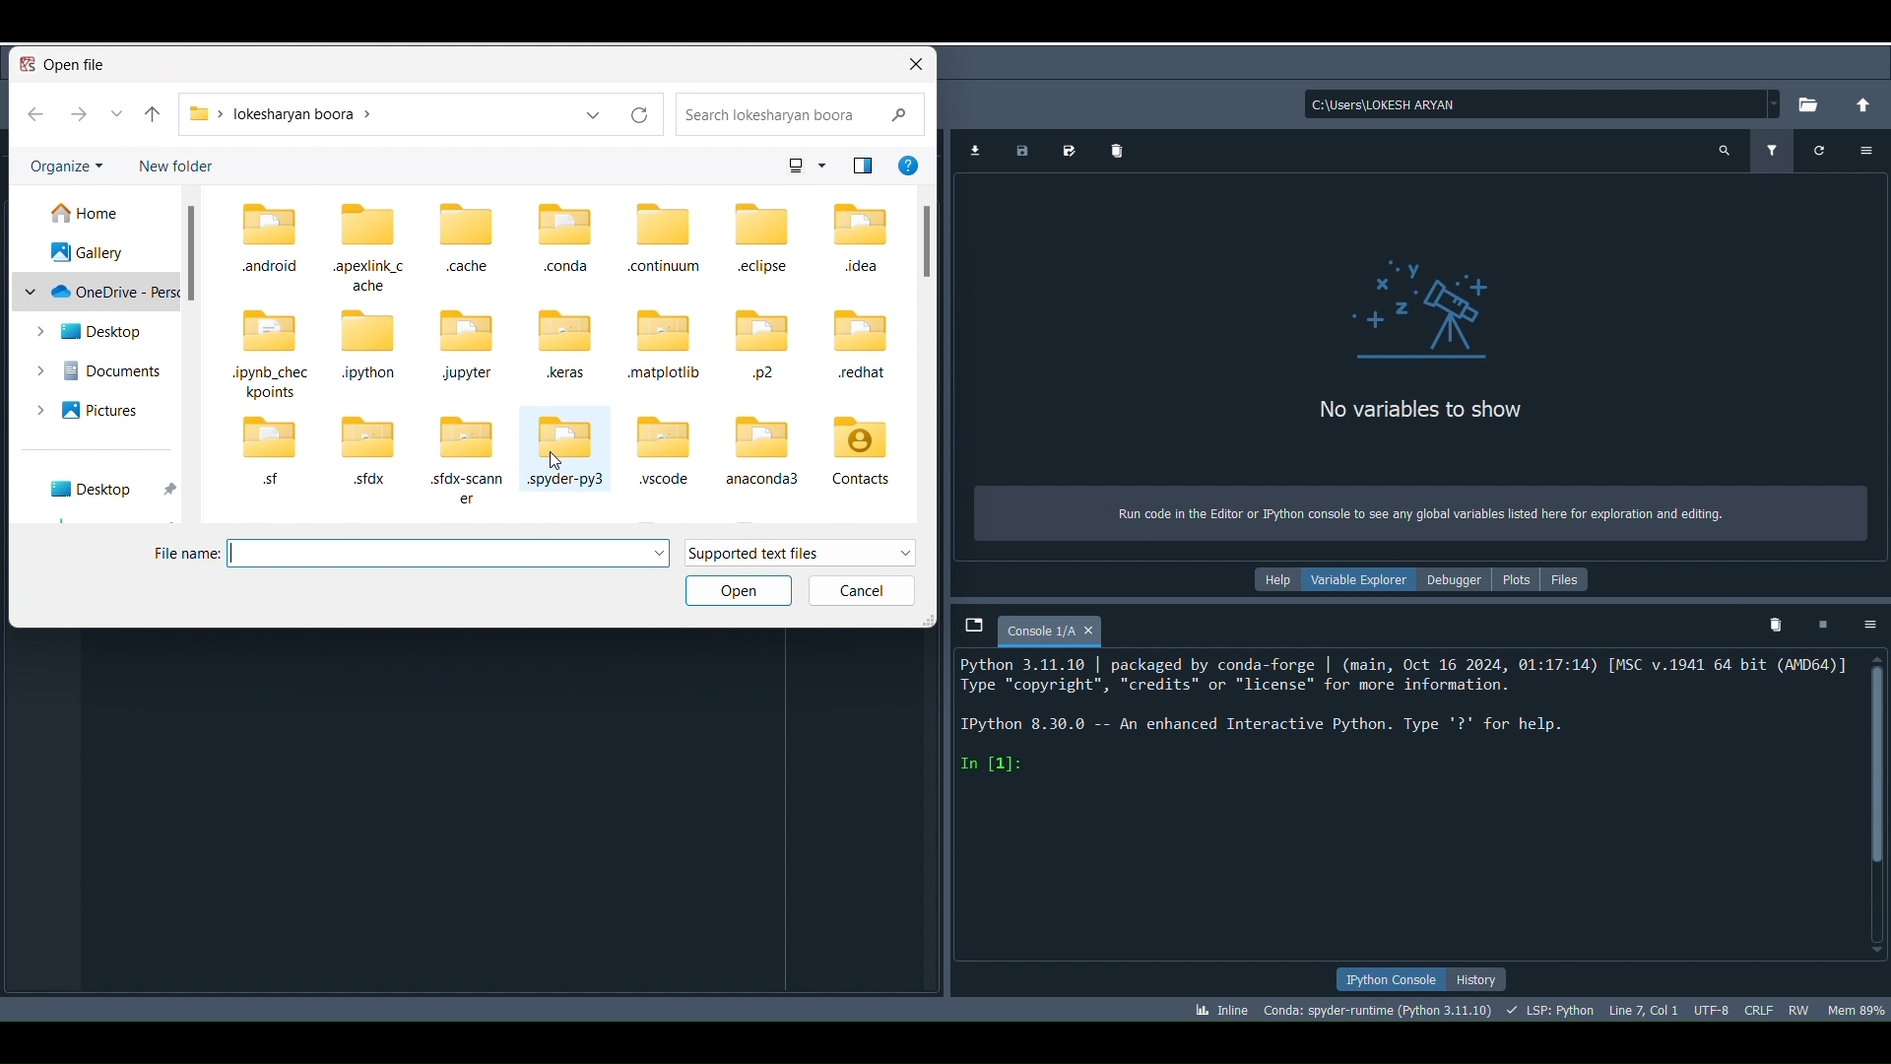 The width and height of the screenshot is (1891, 1064). What do you see at coordinates (862, 167) in the screenshot?
I see `Icon` at bounding box center [862, 167].